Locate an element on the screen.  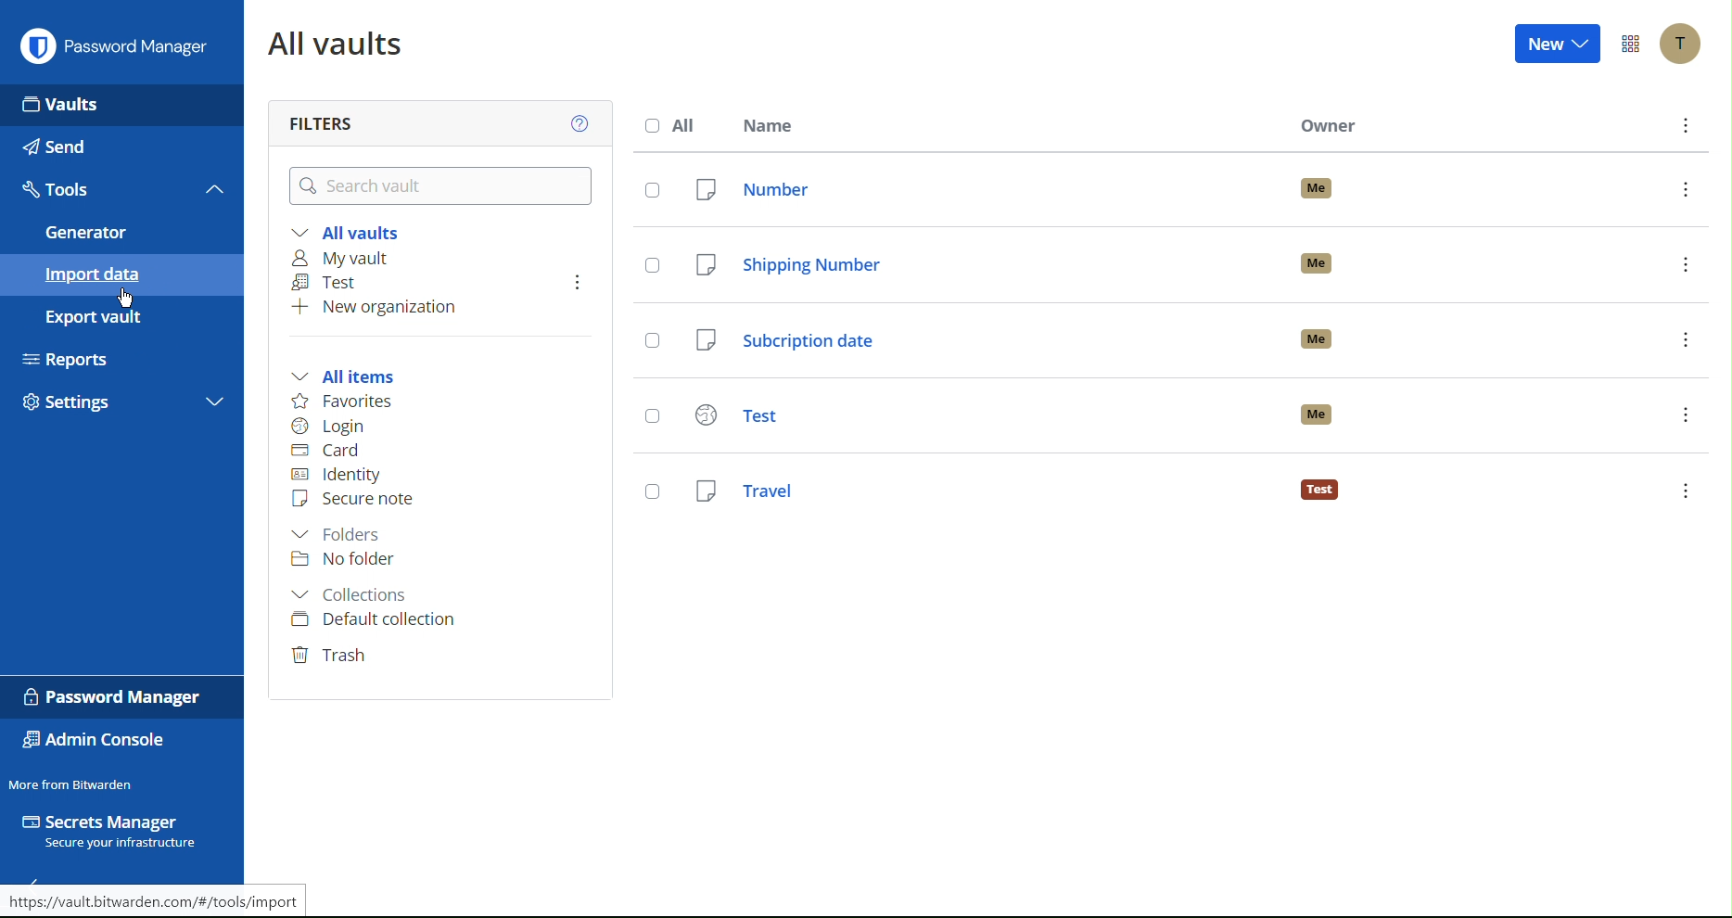
Export vault is located at coordinates (114, 316).